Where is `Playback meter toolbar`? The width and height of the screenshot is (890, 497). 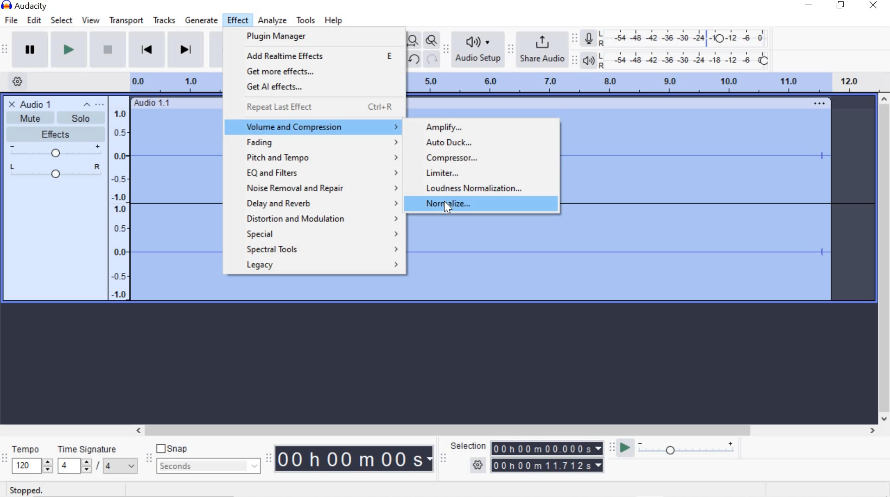 Playback meter toolbar is located at coordinates (576, 59).